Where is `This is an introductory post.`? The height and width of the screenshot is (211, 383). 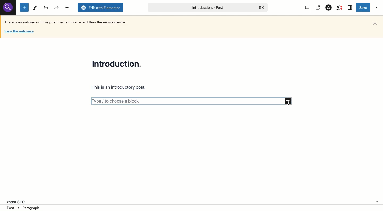
This is an introductory post. is located at coordinates (119, 88).